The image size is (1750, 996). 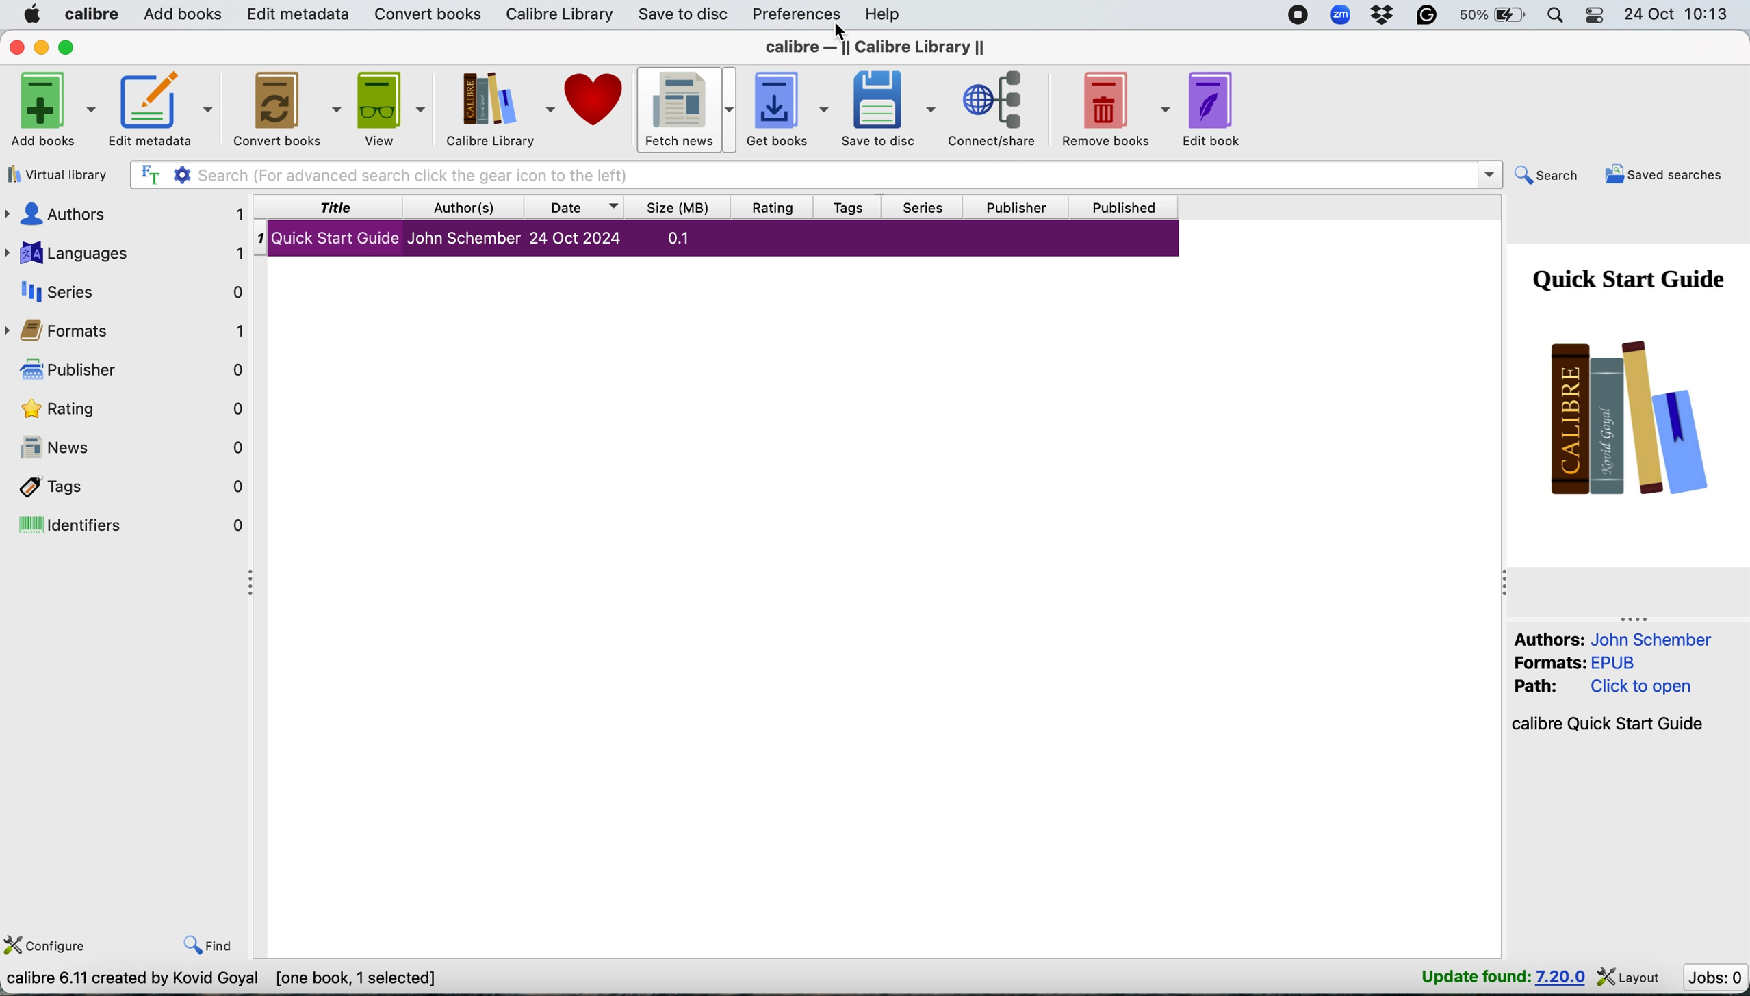 What do you see at coordinates (1296, 14) in the screenshot?
I see `screen recorder` at bounding box center [1296, 14].